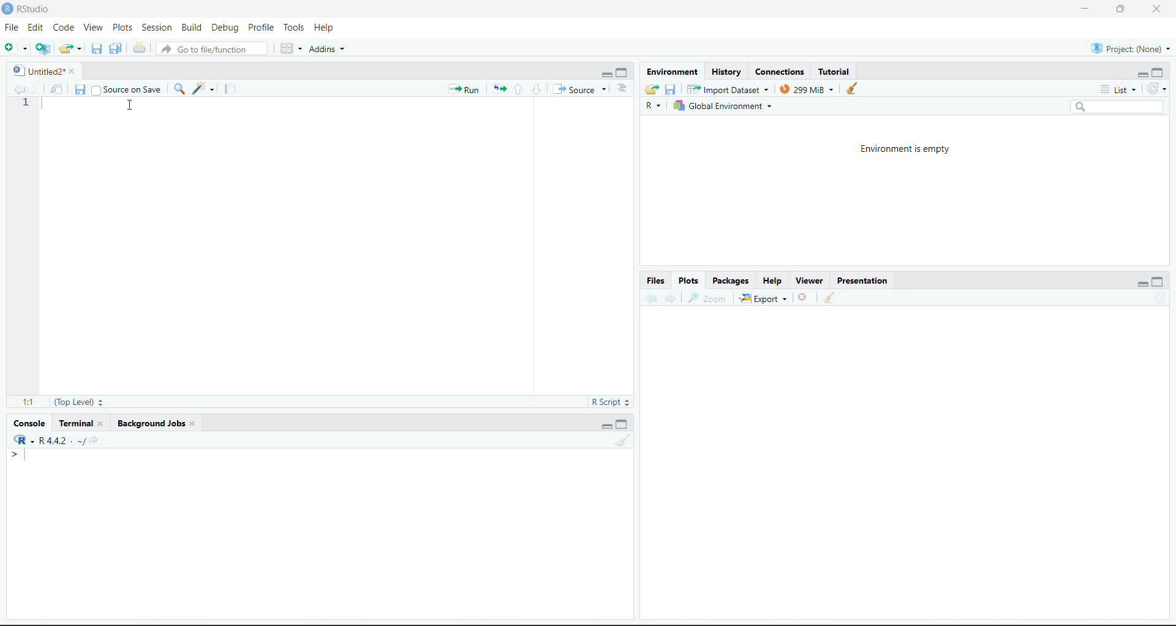 The image size is (1176, 626). I want to click on refresh the list of objects in the environment, so click(1159, 89).